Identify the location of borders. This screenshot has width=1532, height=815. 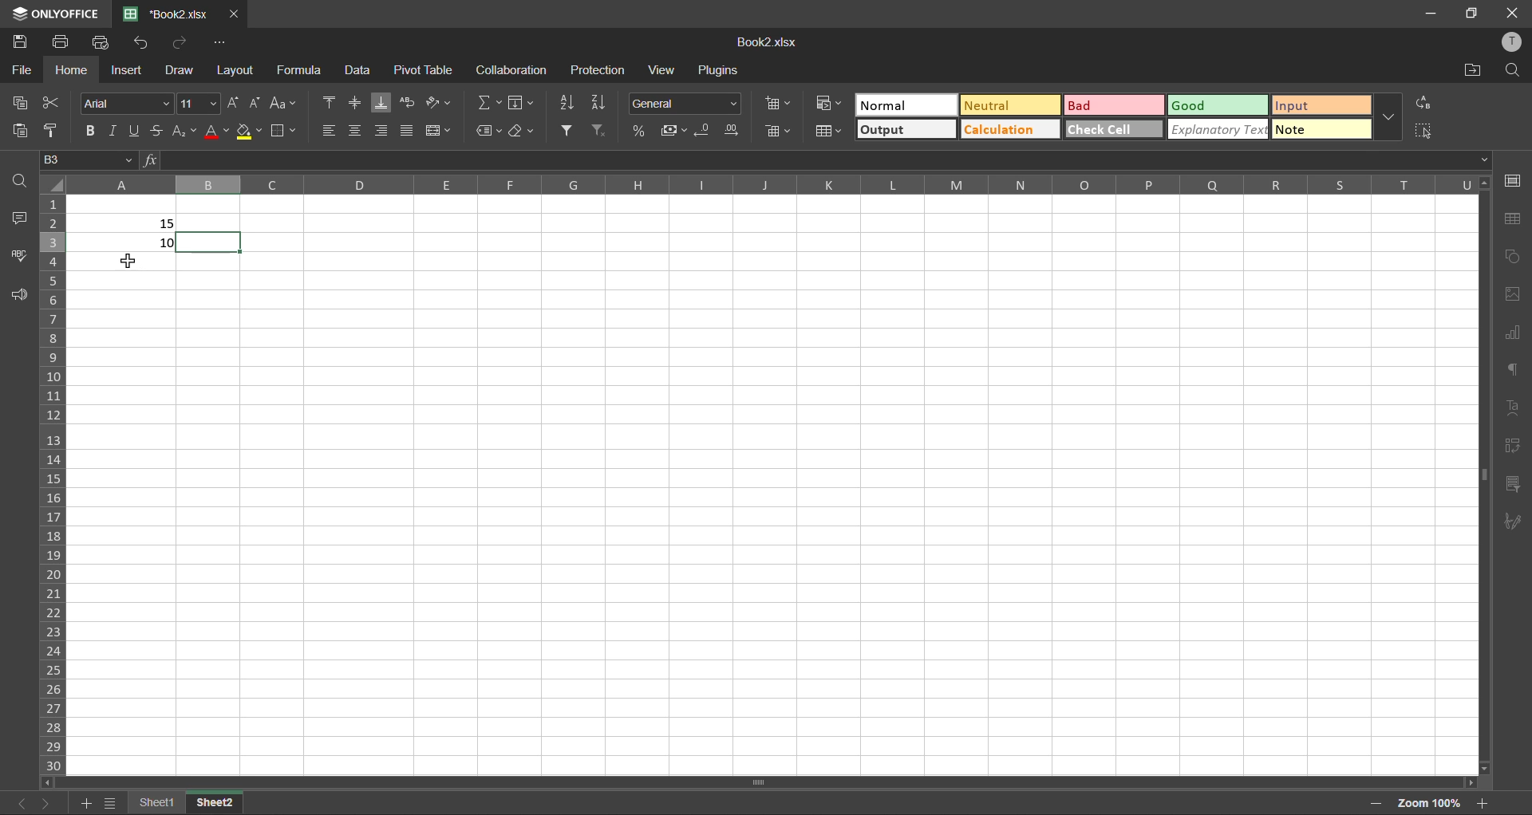
(285, 132).